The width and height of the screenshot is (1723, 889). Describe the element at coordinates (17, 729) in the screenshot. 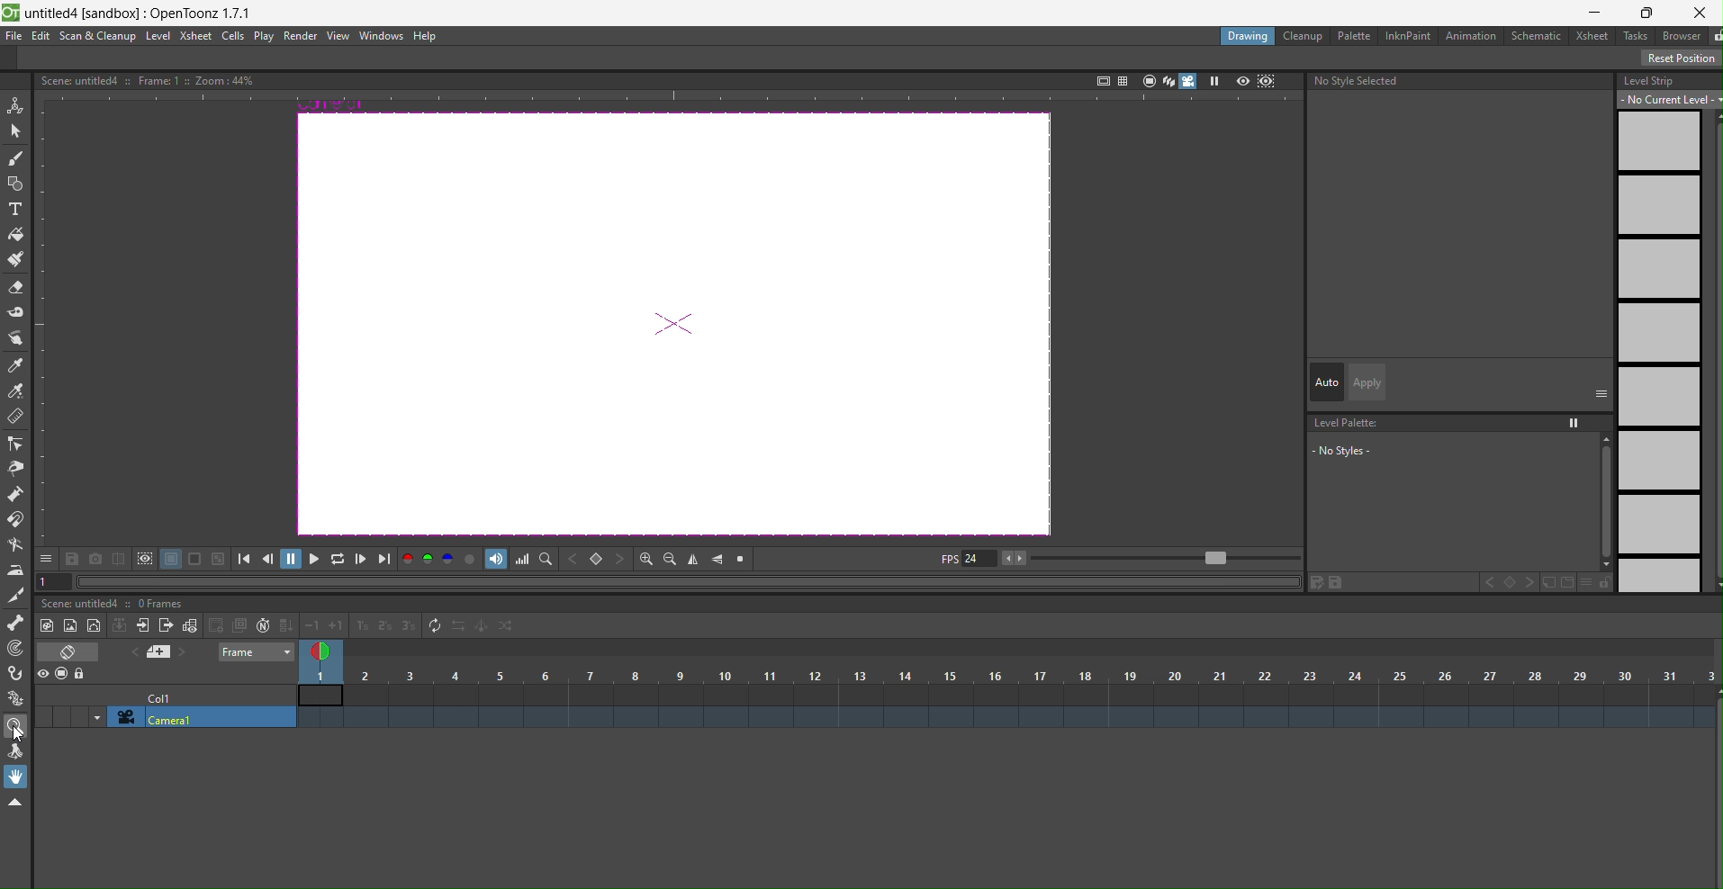

I see `cursor` at that location.